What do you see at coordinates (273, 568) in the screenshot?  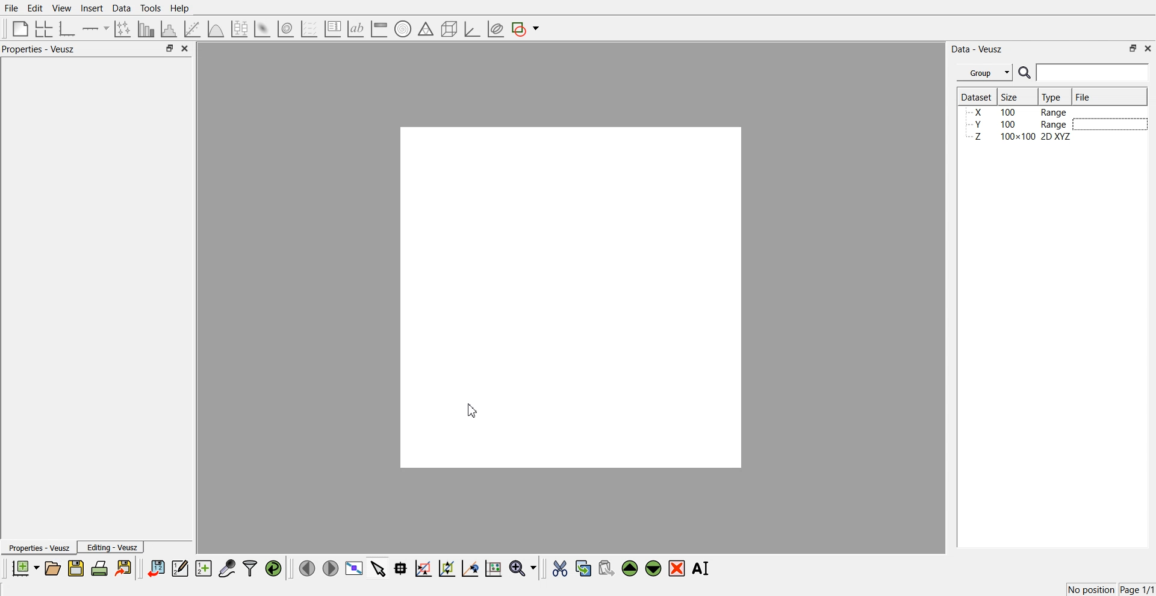 I see `Reload linked dataset` at bounding box center [273, 568].